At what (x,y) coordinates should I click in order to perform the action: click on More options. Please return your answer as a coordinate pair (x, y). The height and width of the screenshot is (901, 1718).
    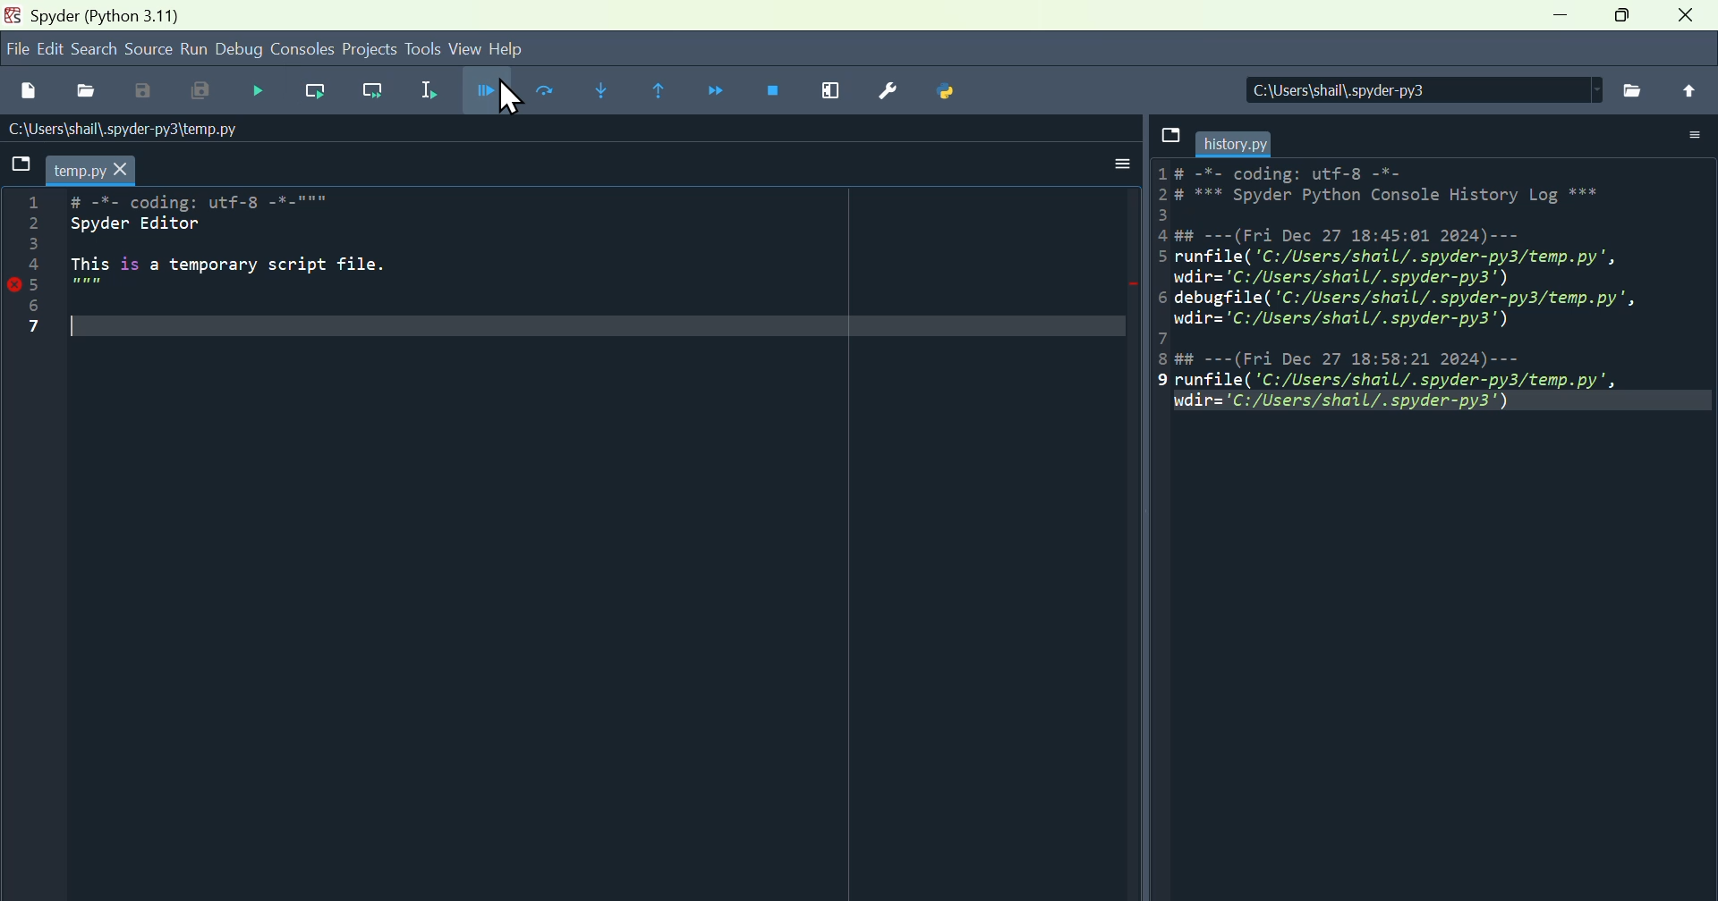
    Looking at the image, I should click on (1105, 166).